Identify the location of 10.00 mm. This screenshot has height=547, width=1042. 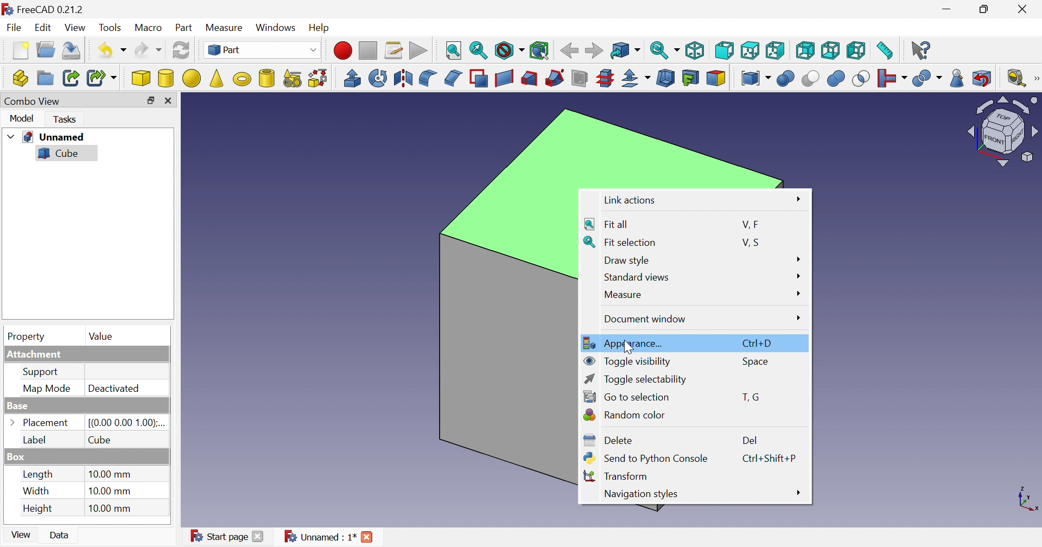
(112, 491).